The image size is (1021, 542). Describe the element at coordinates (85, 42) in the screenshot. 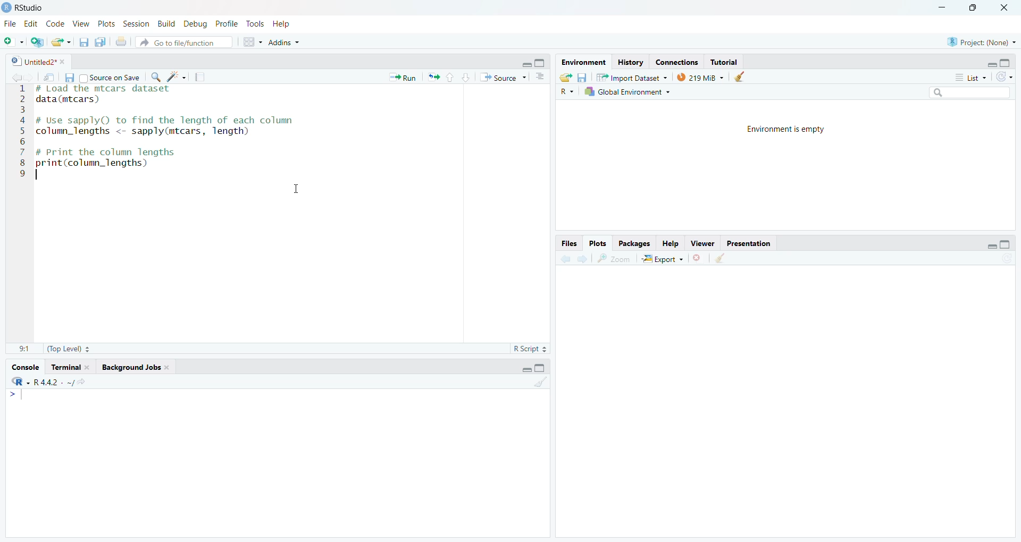

I see `Save current file` at that location.